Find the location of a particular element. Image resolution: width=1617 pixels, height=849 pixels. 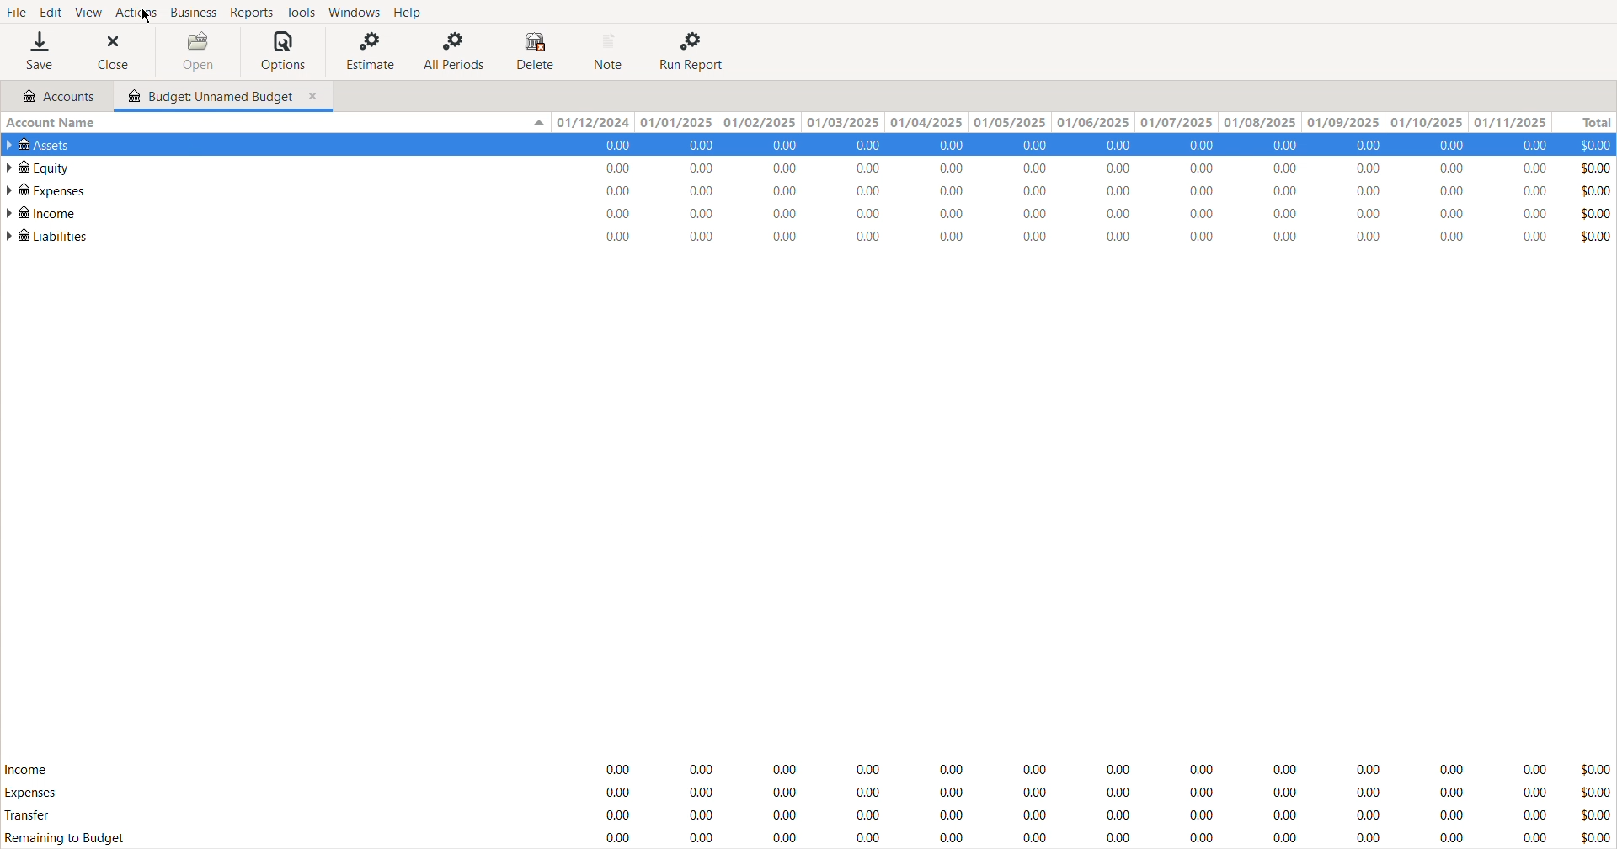

Values is located at coordinates (1102, 799).